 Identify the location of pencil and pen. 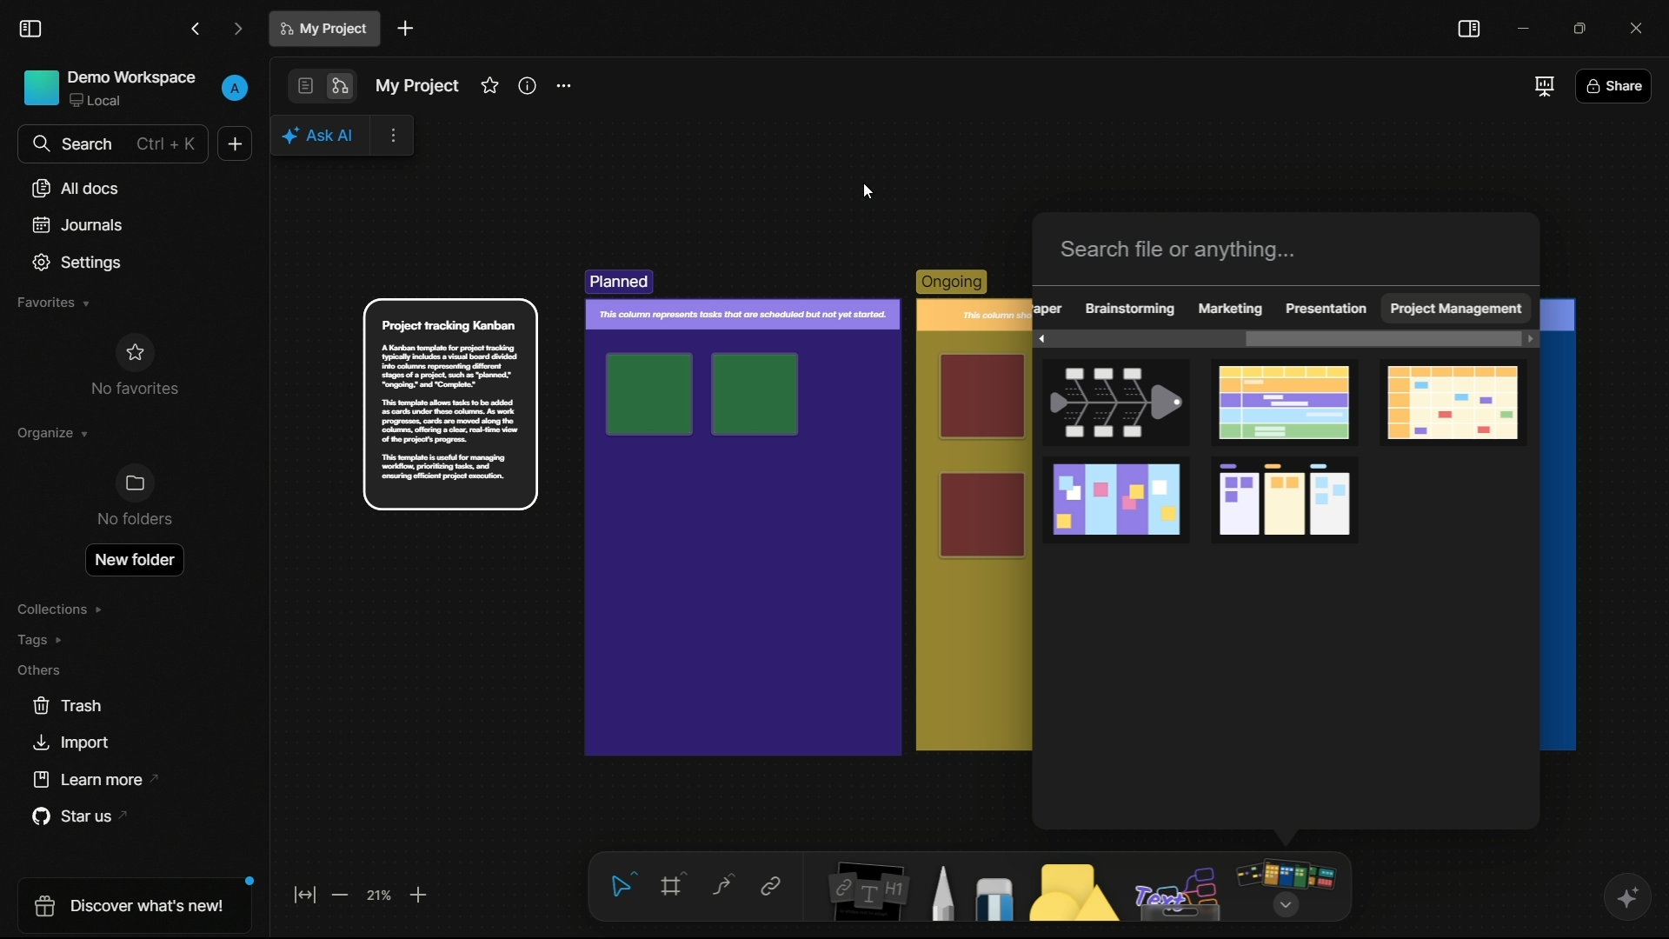
(941, 892).